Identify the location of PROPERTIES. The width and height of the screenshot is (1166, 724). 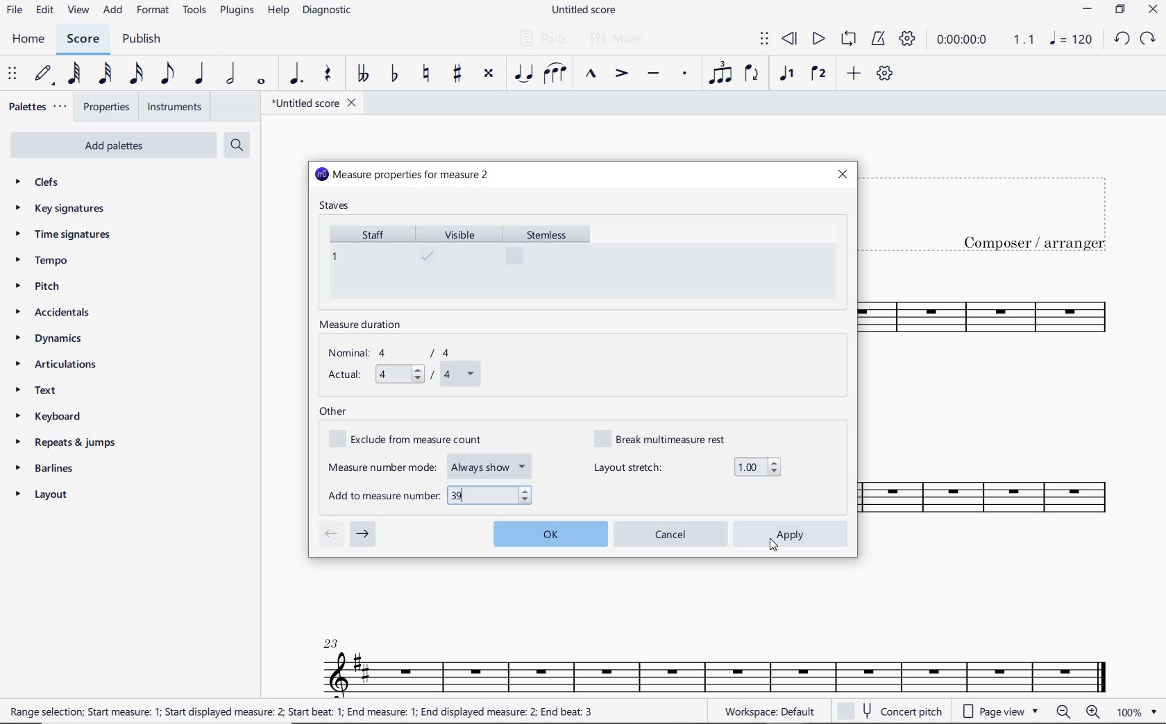
(105, 109).